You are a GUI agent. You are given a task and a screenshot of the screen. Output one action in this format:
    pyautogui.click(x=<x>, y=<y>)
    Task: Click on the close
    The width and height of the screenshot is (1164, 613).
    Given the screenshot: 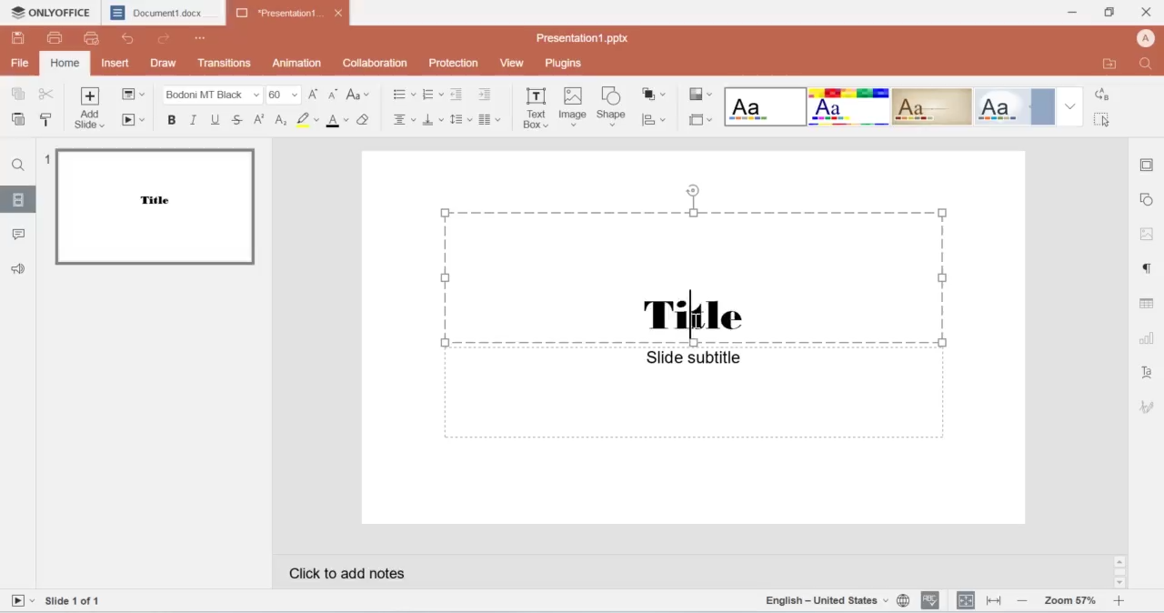 What is the action you would take?
    pyautogui.click(x=1148, y=10)
    